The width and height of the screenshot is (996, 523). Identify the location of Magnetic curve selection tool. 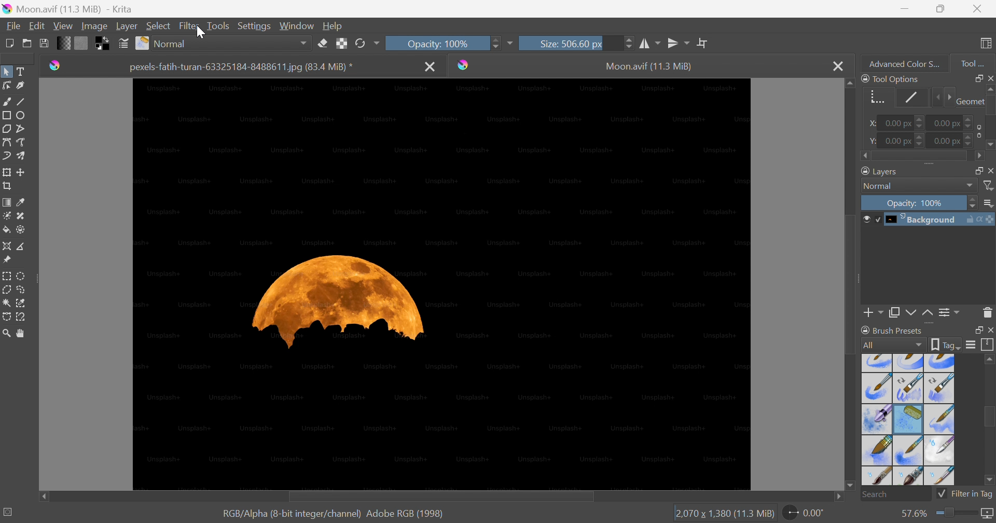
(20, 318).